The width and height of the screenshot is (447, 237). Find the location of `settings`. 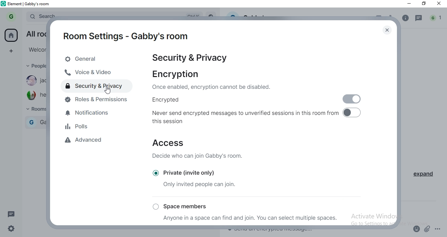

settings is located at coordinates (13, 228).